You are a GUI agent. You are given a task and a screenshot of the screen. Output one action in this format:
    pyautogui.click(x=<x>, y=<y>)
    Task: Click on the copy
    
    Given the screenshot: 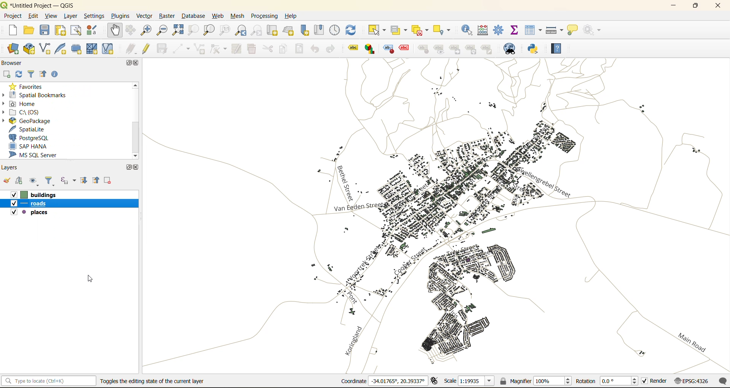 What is the action you would take?
    pyautogui.click(x=282, y=50)
    